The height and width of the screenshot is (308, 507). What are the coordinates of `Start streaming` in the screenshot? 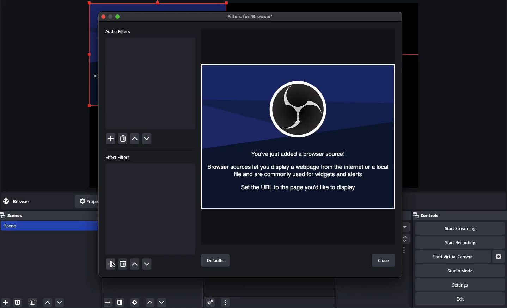 It's located at (457, 228).